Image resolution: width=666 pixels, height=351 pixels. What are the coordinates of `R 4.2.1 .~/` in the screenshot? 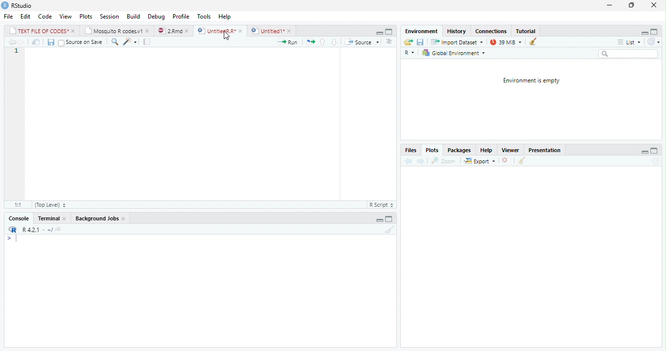 It's located at (36, 229).